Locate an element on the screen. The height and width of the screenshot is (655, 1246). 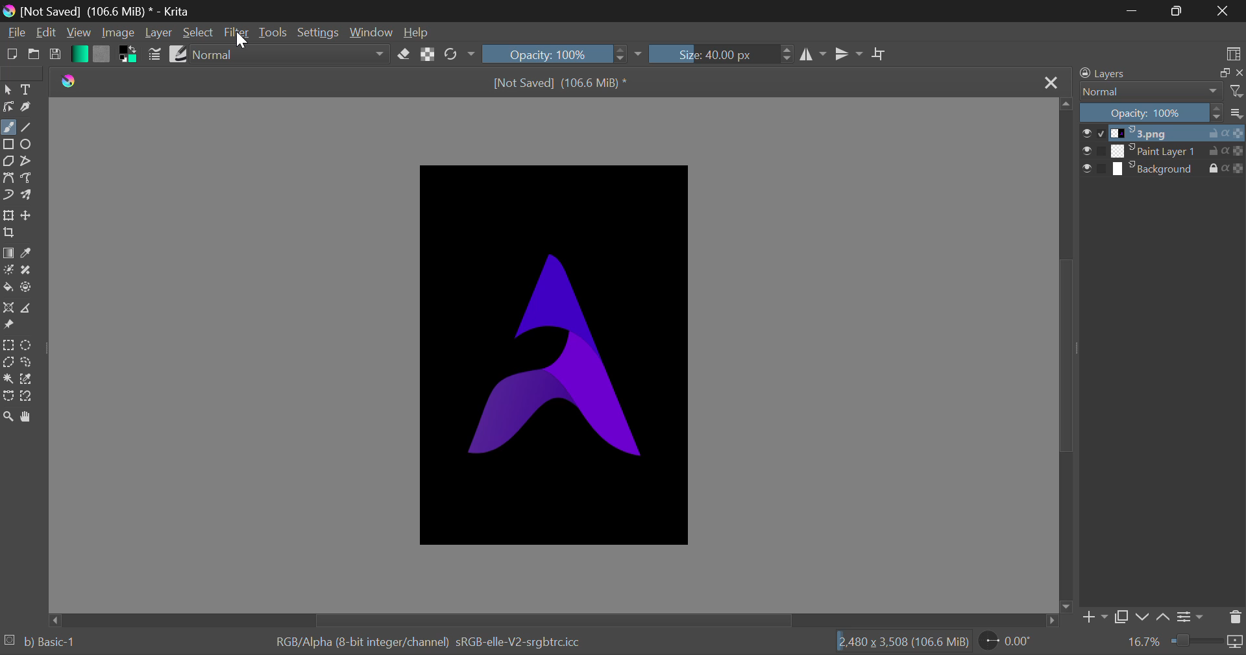
Crop is located at coordinates (877, 53).